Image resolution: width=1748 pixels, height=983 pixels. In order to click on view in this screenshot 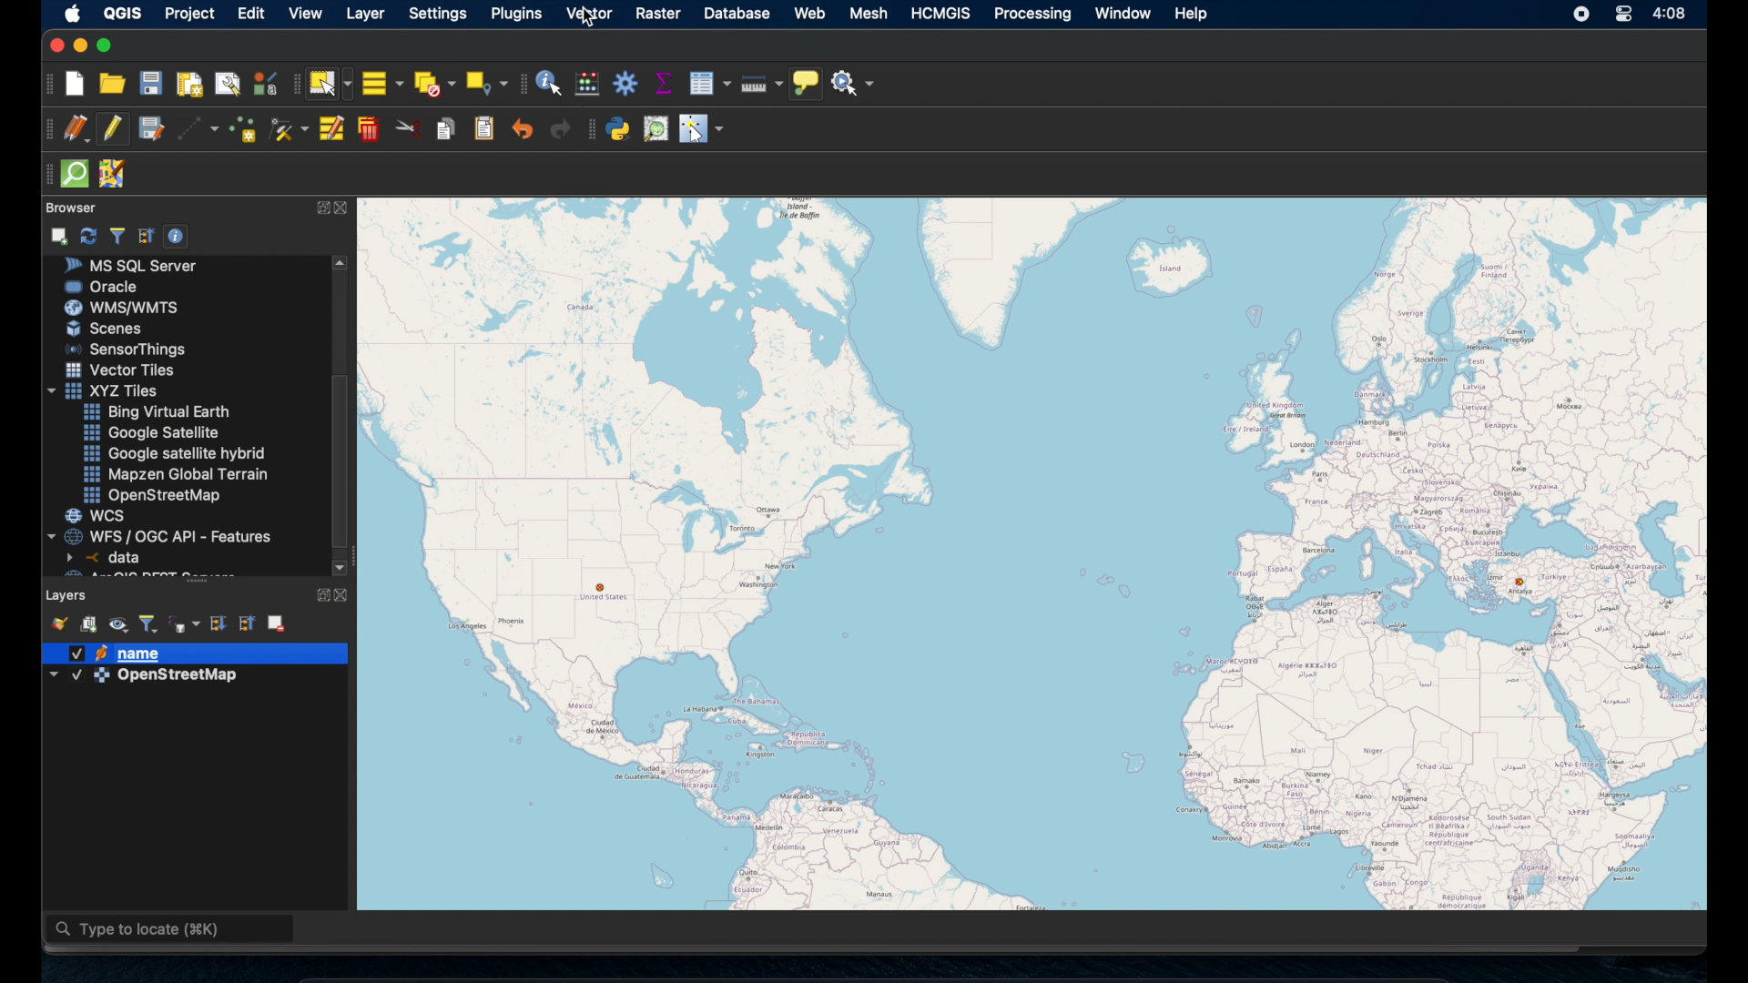, I will do `click(305, 15)`.